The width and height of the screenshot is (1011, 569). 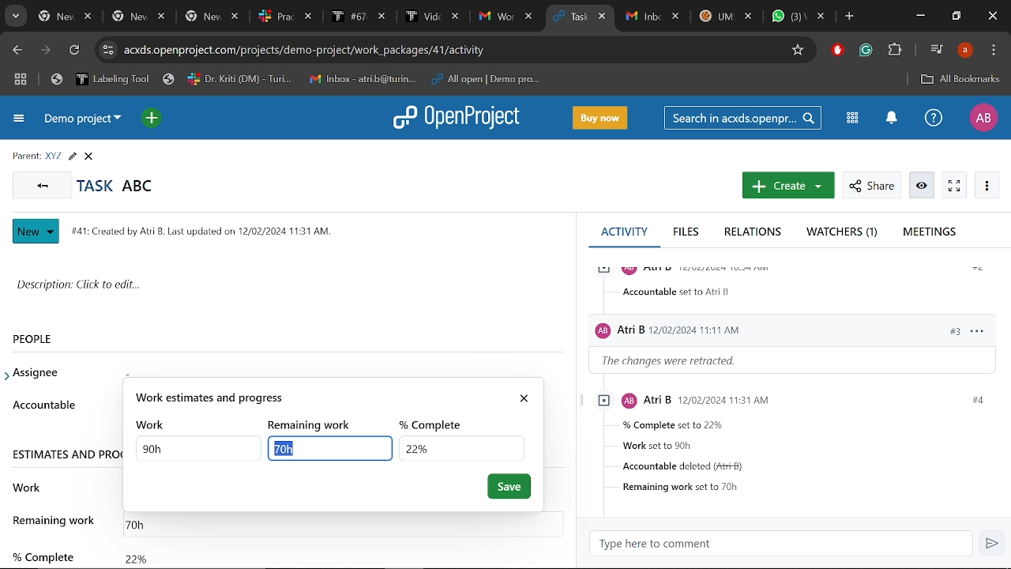 I want to click on Files, so click(x=687, y=233).